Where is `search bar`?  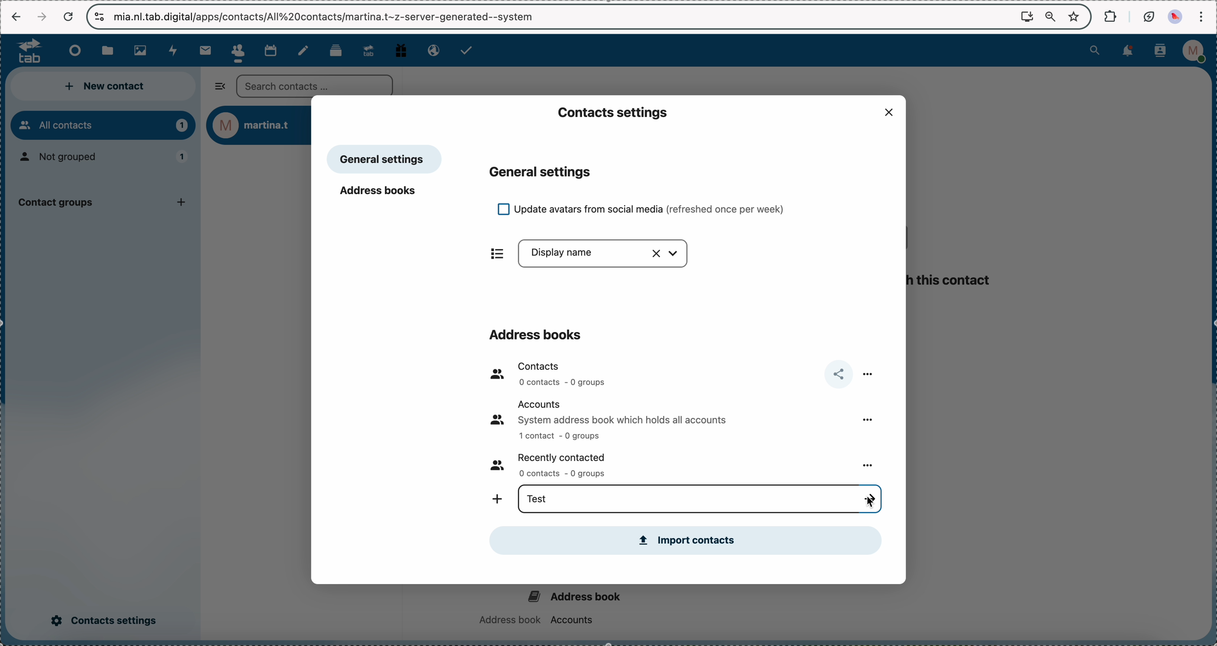
search bar is located at coordinates (315, 85).